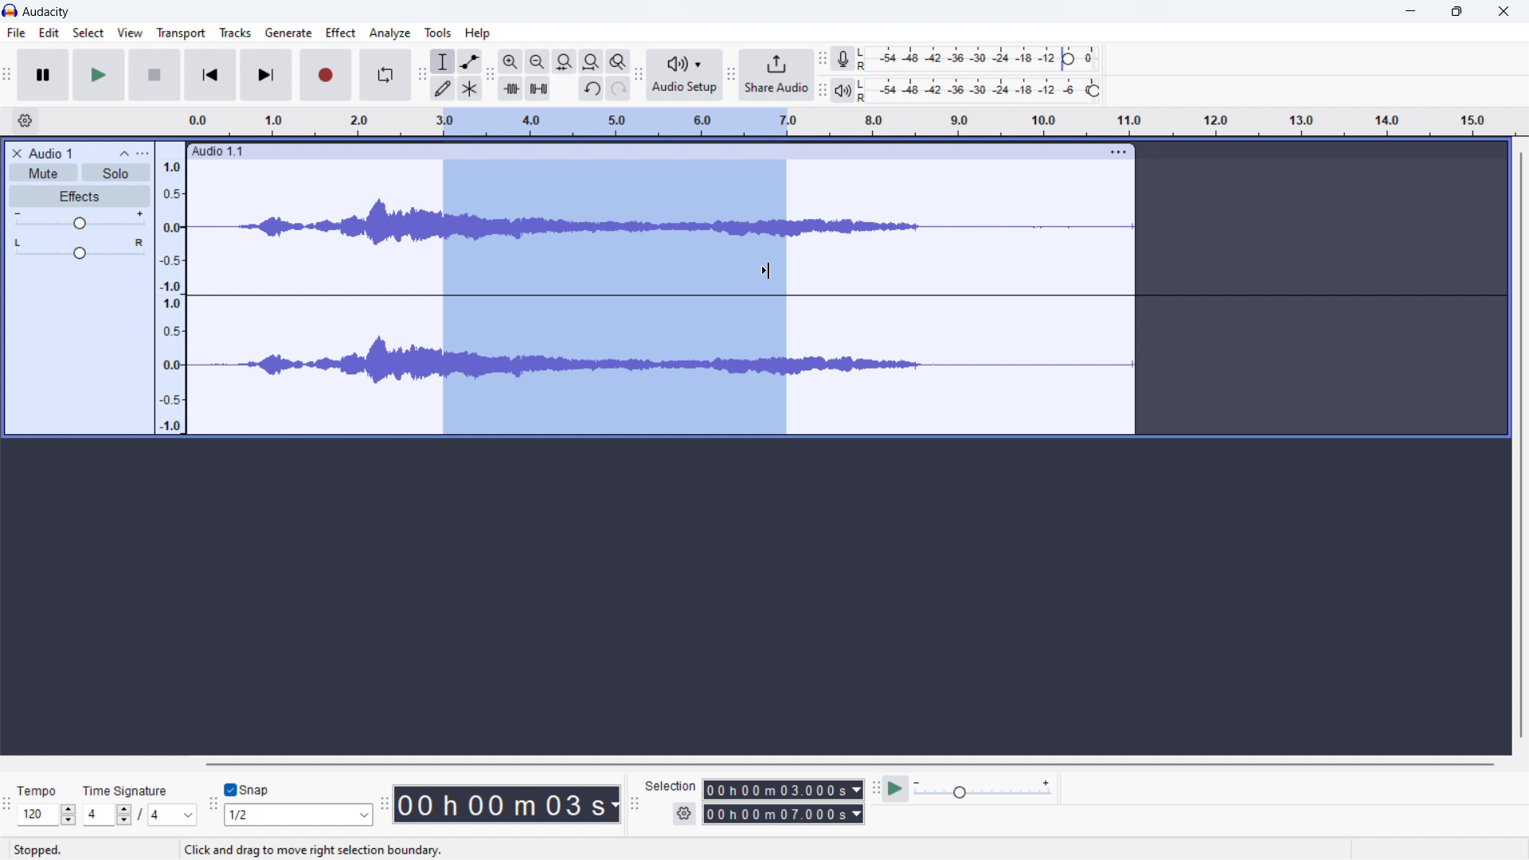 The image size is (1529, 860). Describe the element at coordinates (591, 61) in the screenshot. I see `fill project to width` at that location.